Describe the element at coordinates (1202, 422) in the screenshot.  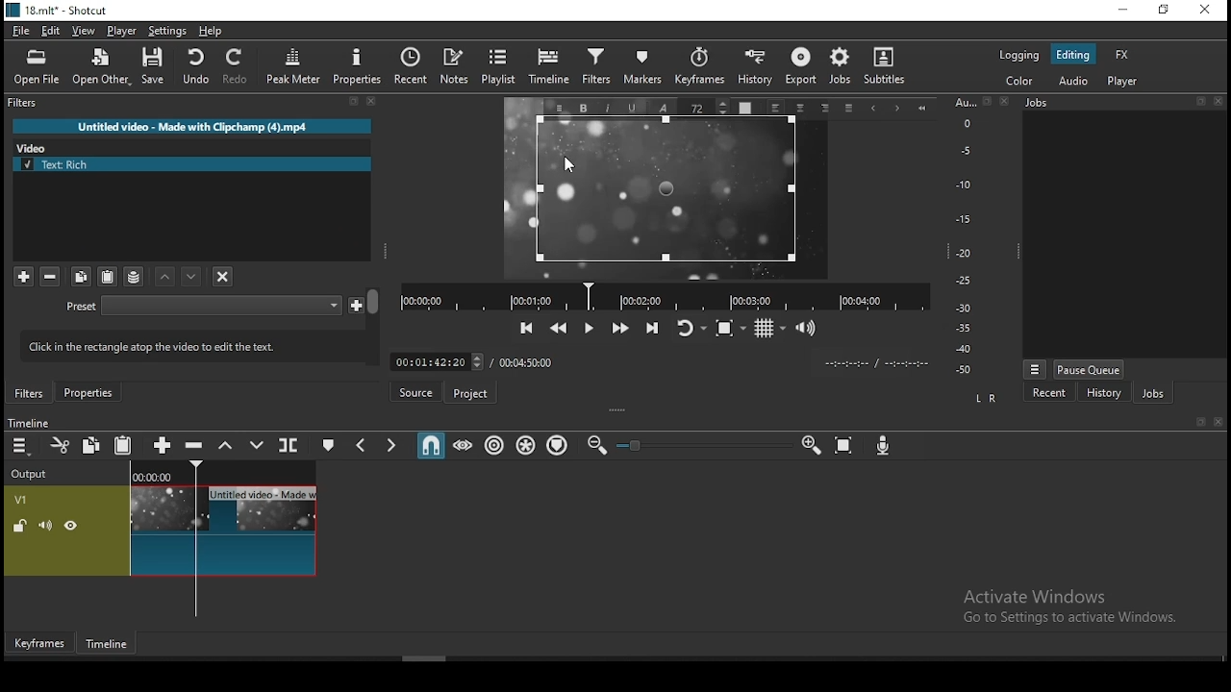
I see `Detach` at that location.